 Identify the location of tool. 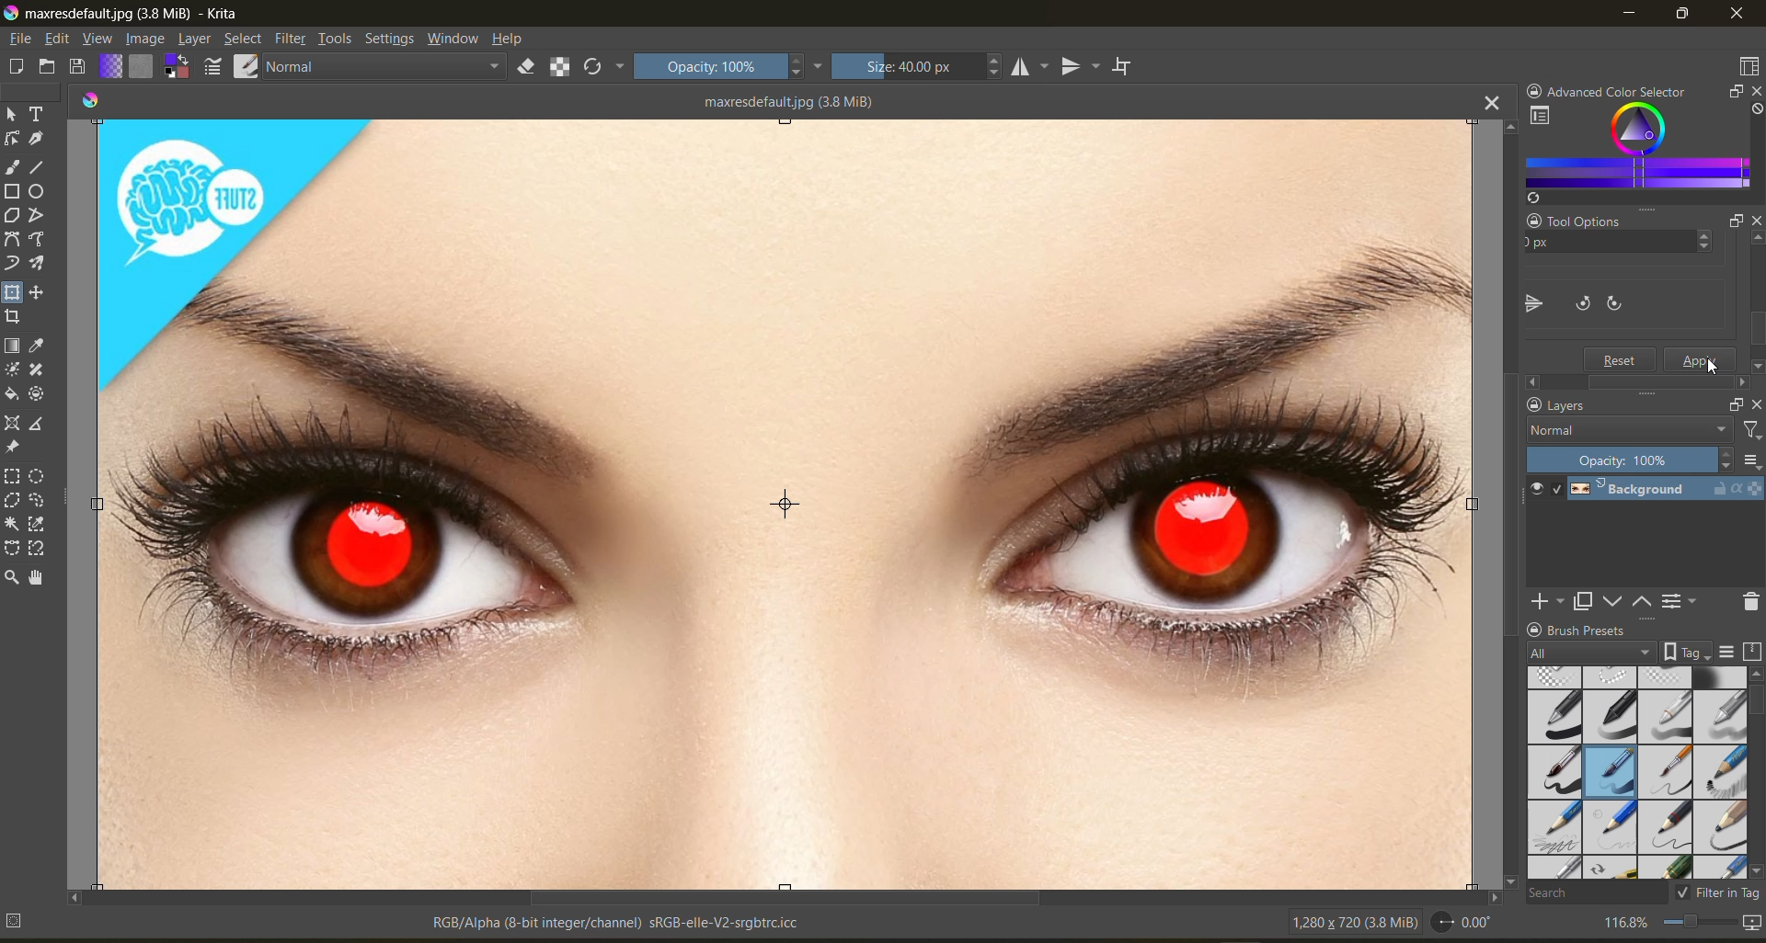
(12, 347).